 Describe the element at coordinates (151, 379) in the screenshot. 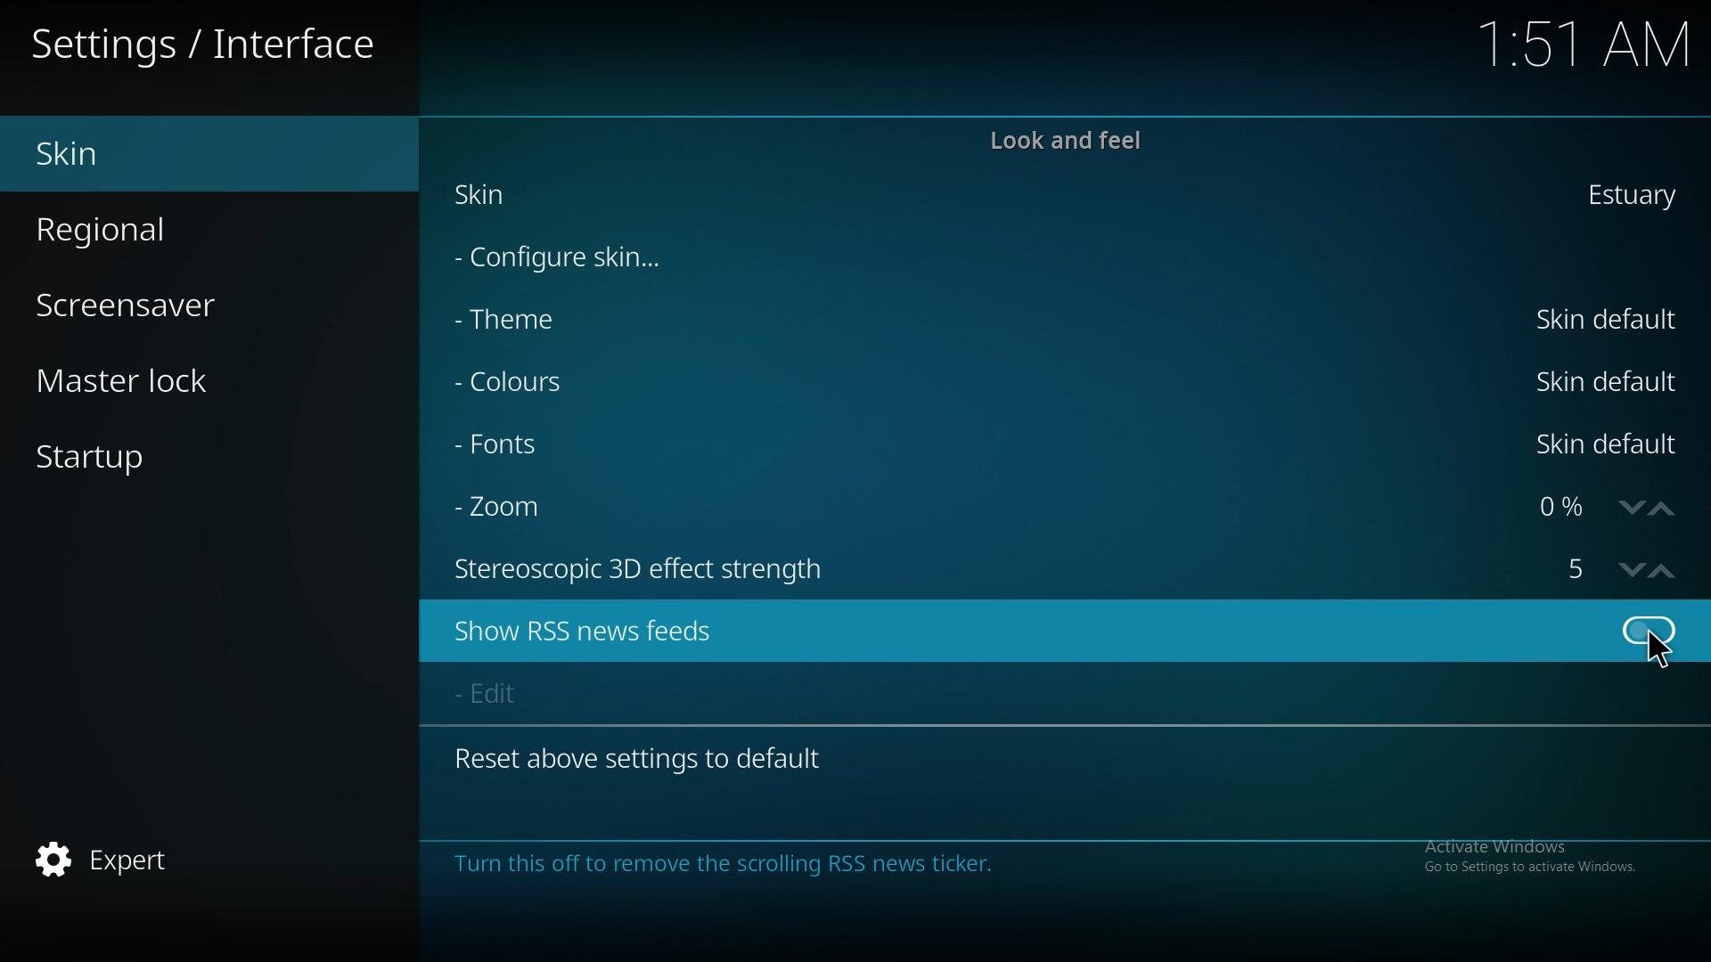

I see `master lock` at that location.